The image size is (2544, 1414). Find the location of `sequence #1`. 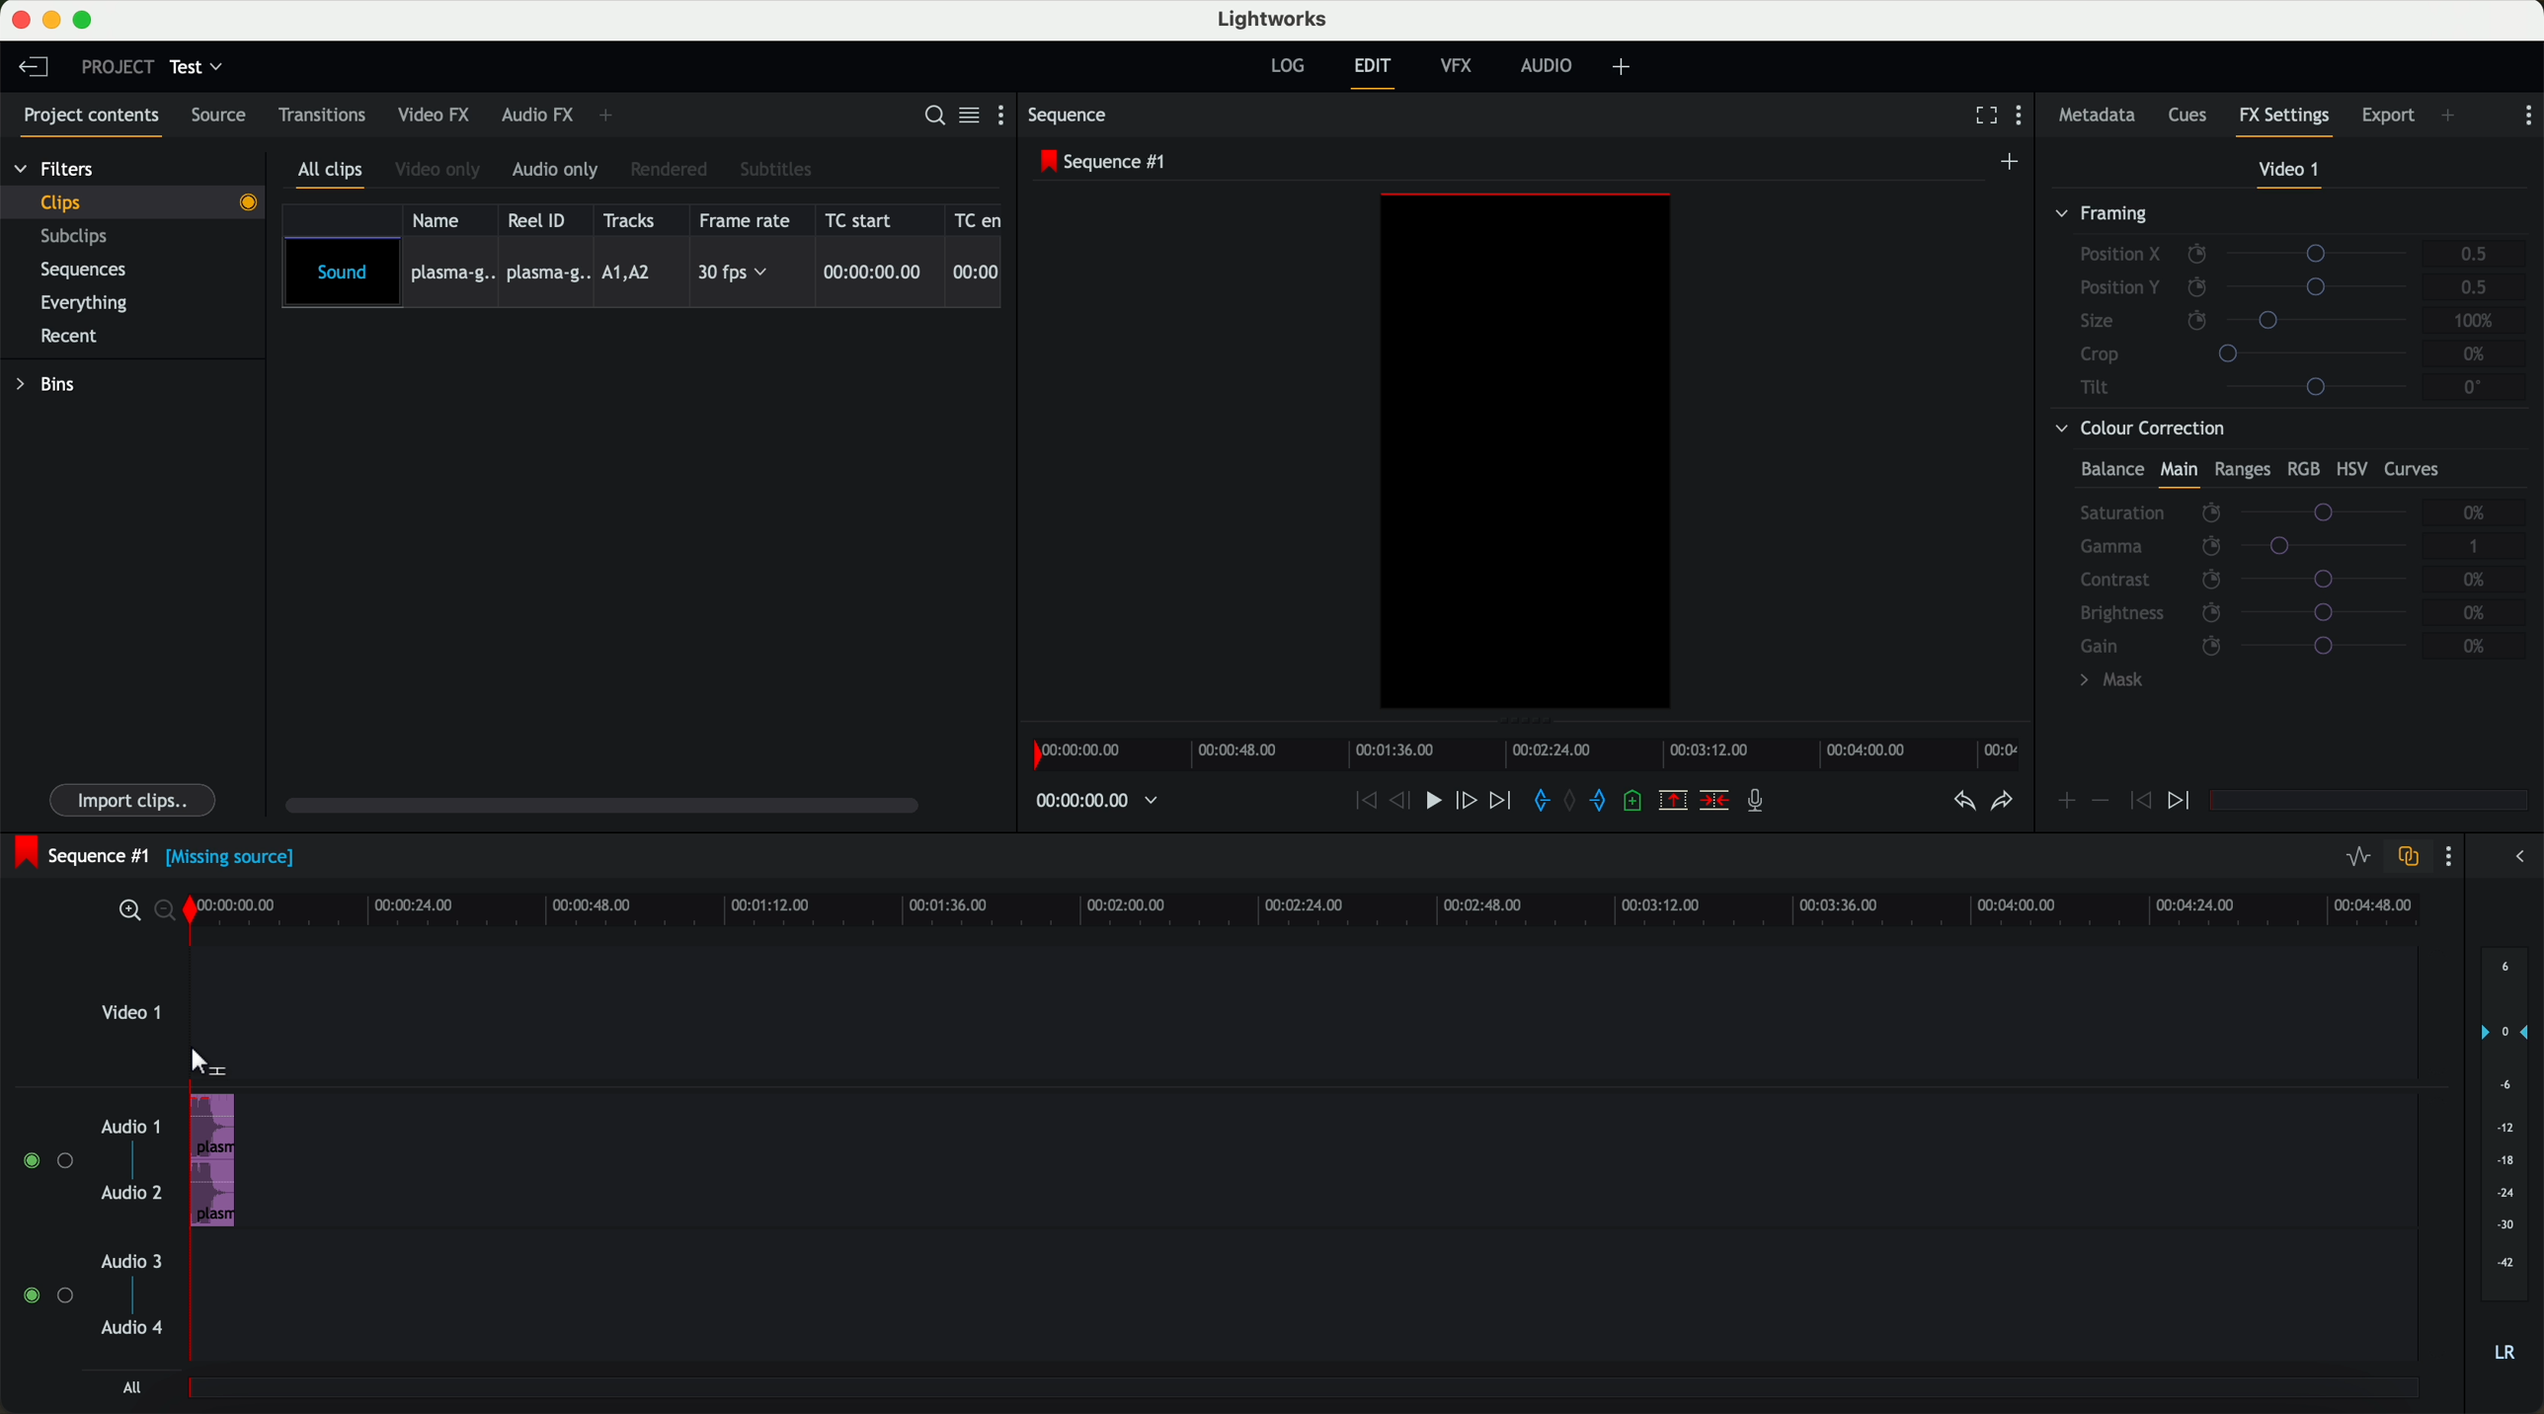

sequence #1 is located at coordinates (81, 852).